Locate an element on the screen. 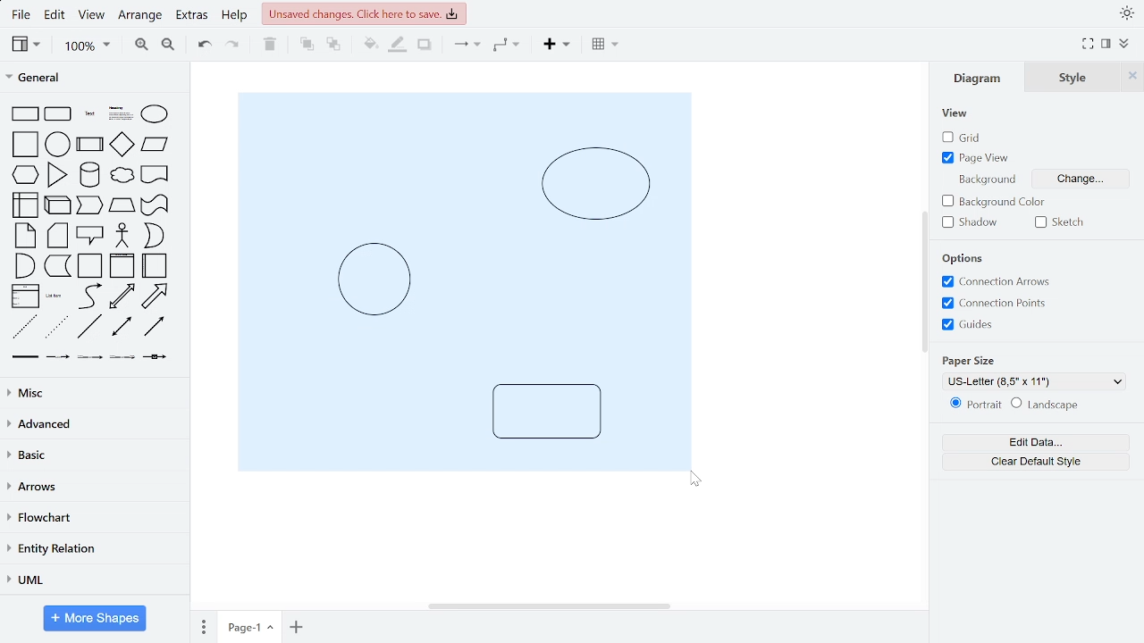 Image resolution: width=1144 pixels, height=643 pixels. appearance is located at coordinates (1124, 13).